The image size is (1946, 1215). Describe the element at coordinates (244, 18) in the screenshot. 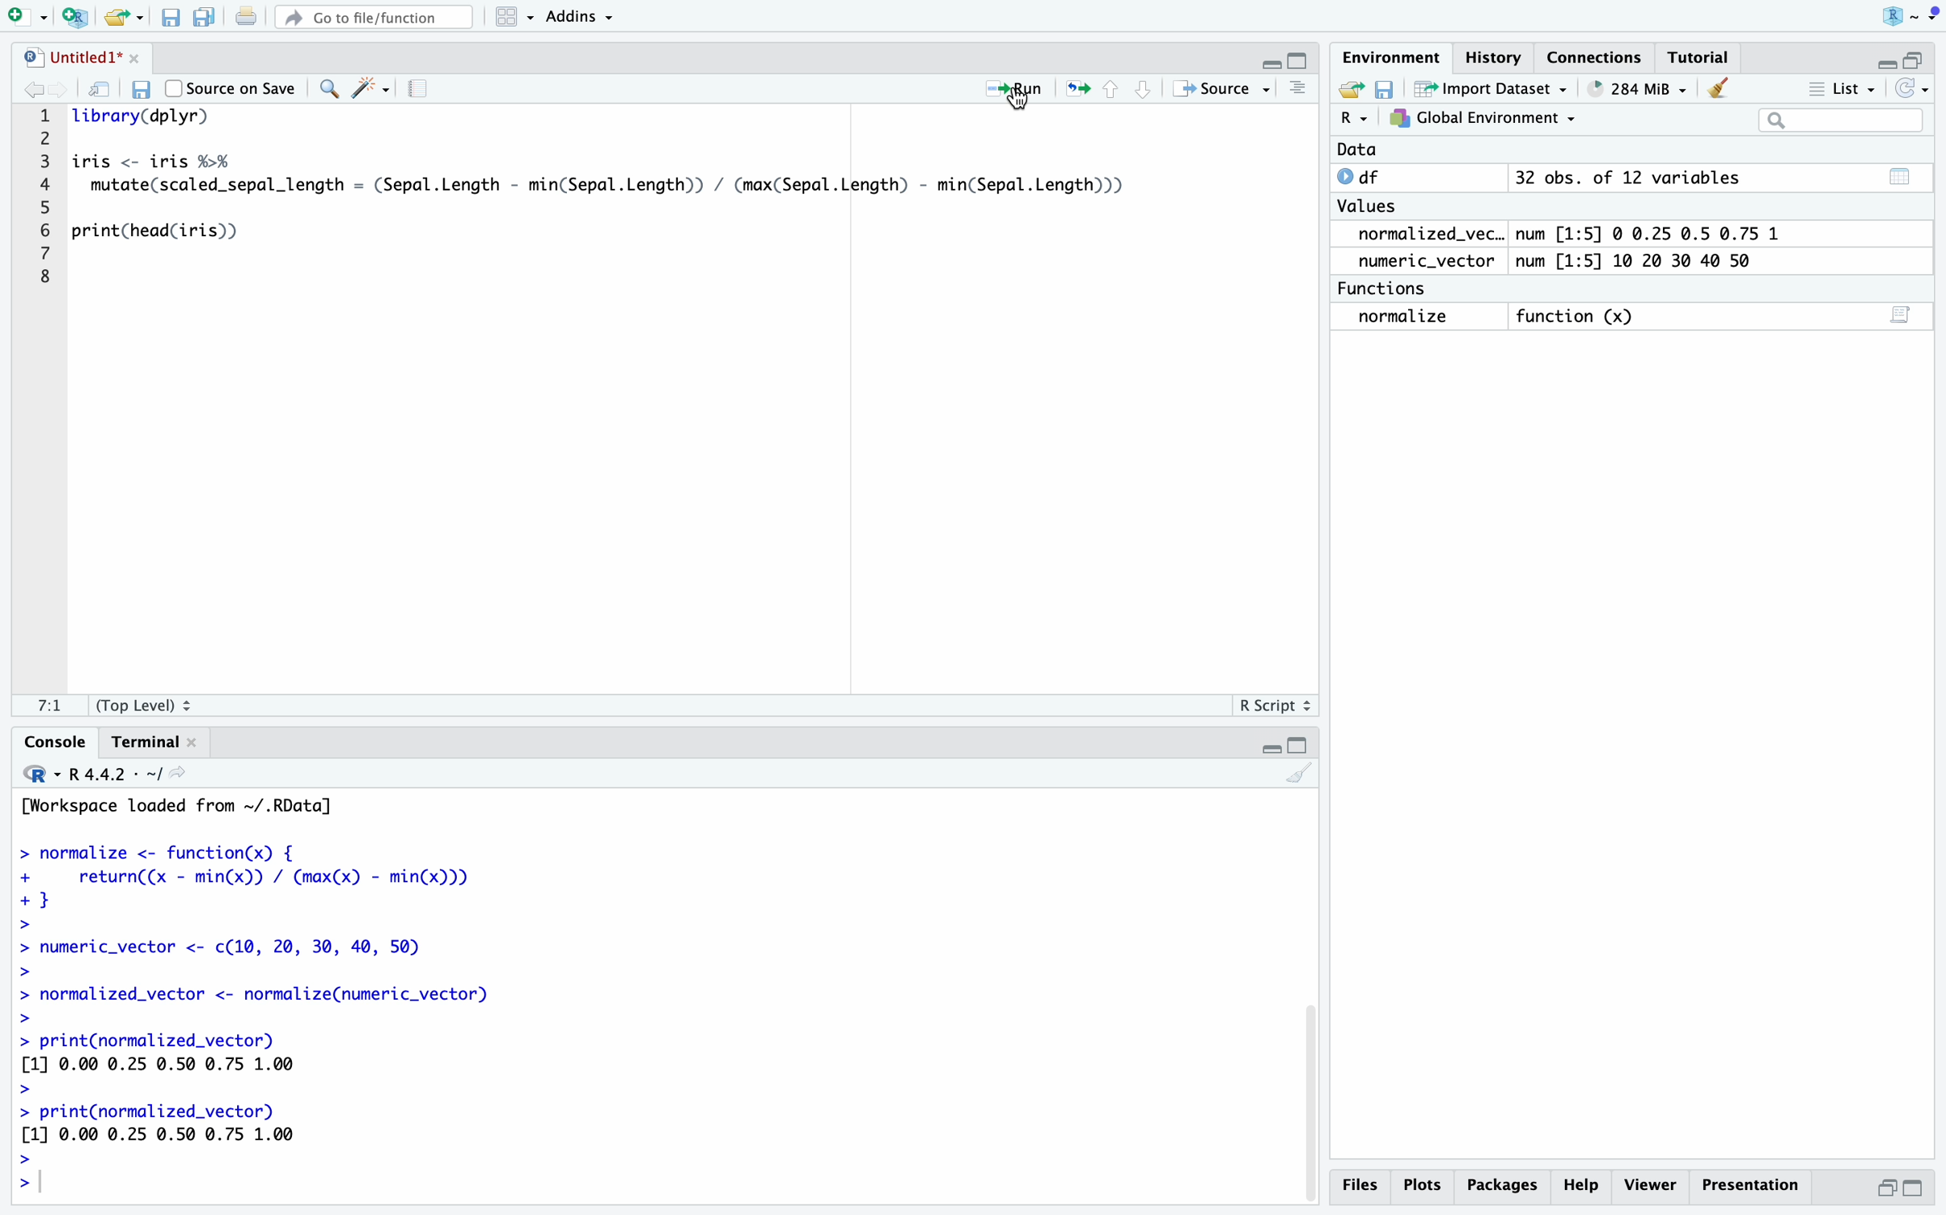

I see `Print` at that location.